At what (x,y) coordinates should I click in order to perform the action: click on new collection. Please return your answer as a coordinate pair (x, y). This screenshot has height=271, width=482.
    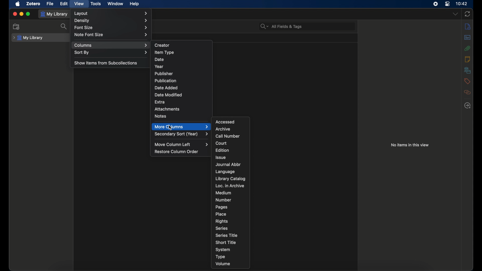
    Looking at the image, I should click on (16, 27).